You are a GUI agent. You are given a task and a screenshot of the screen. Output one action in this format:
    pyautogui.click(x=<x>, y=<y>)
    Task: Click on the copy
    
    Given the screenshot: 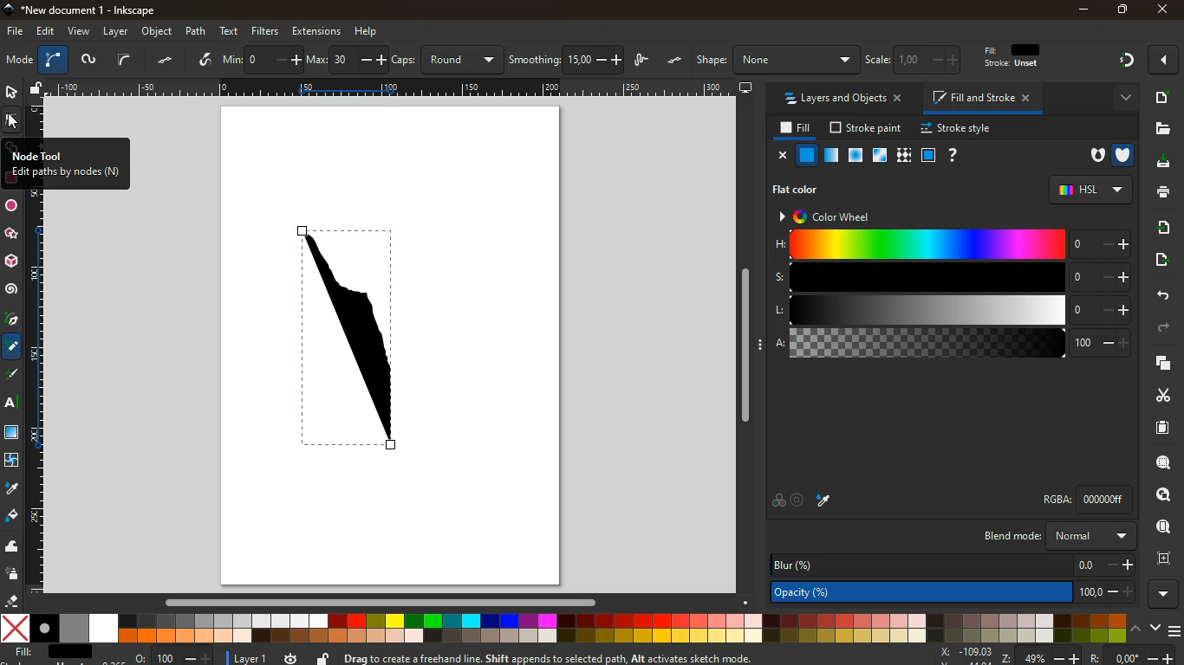 What is the action you would take?
    pyautogui.click(x=1160, y=364)
    